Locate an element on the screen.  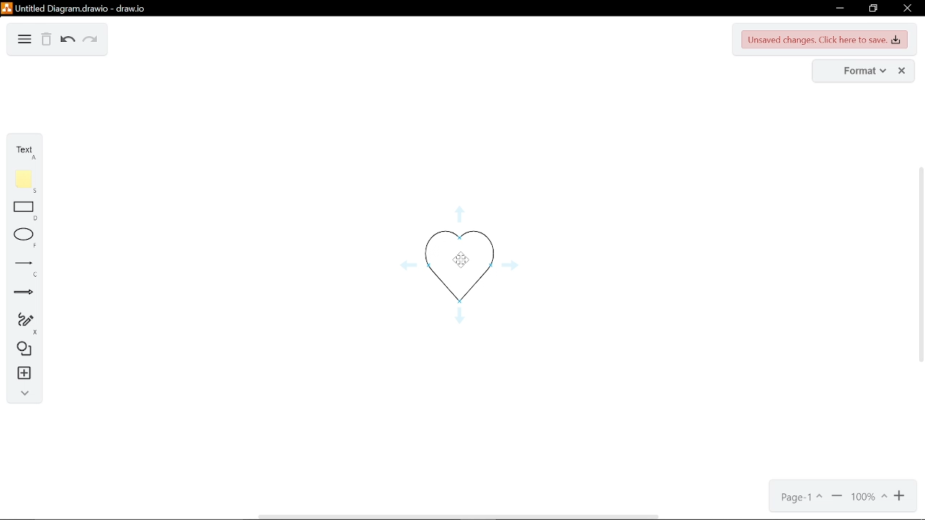
freehand is located at coordinates (23, 324).